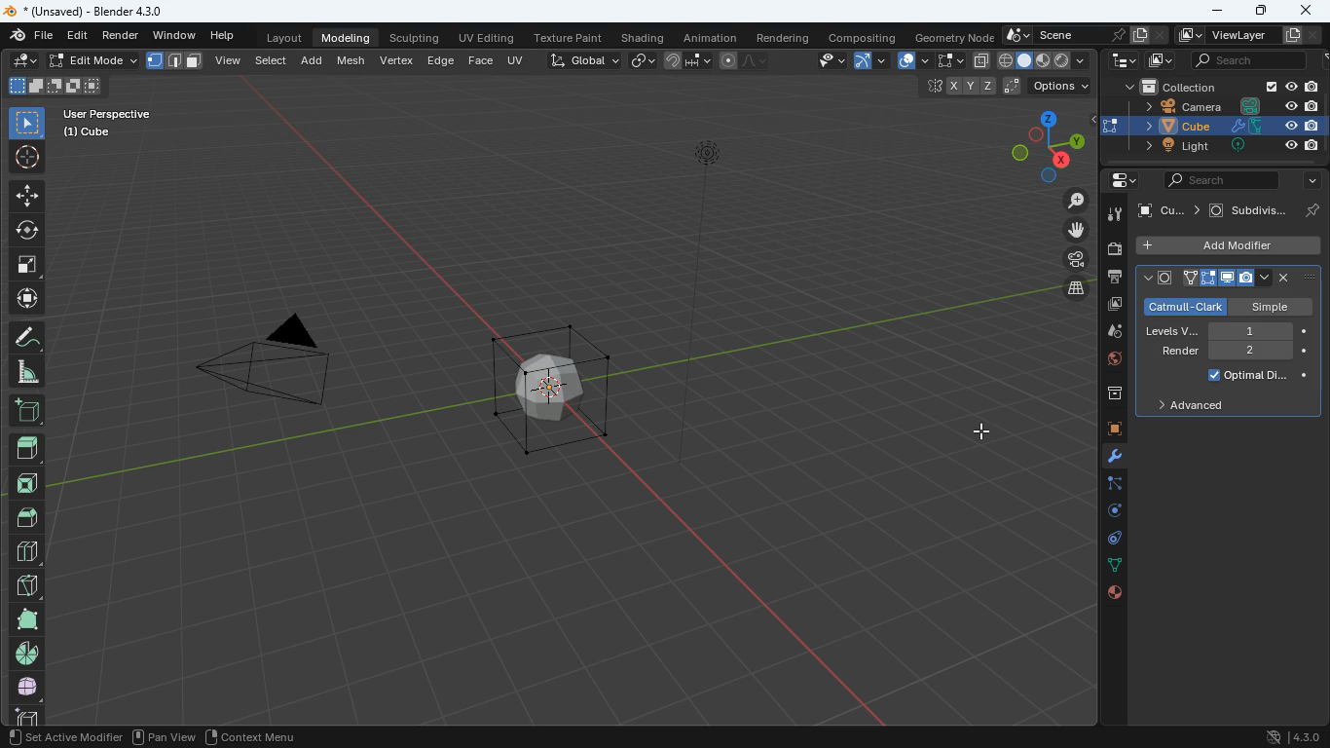 The image size is (1330, 748). I want to click on images, so click(1110, 306).